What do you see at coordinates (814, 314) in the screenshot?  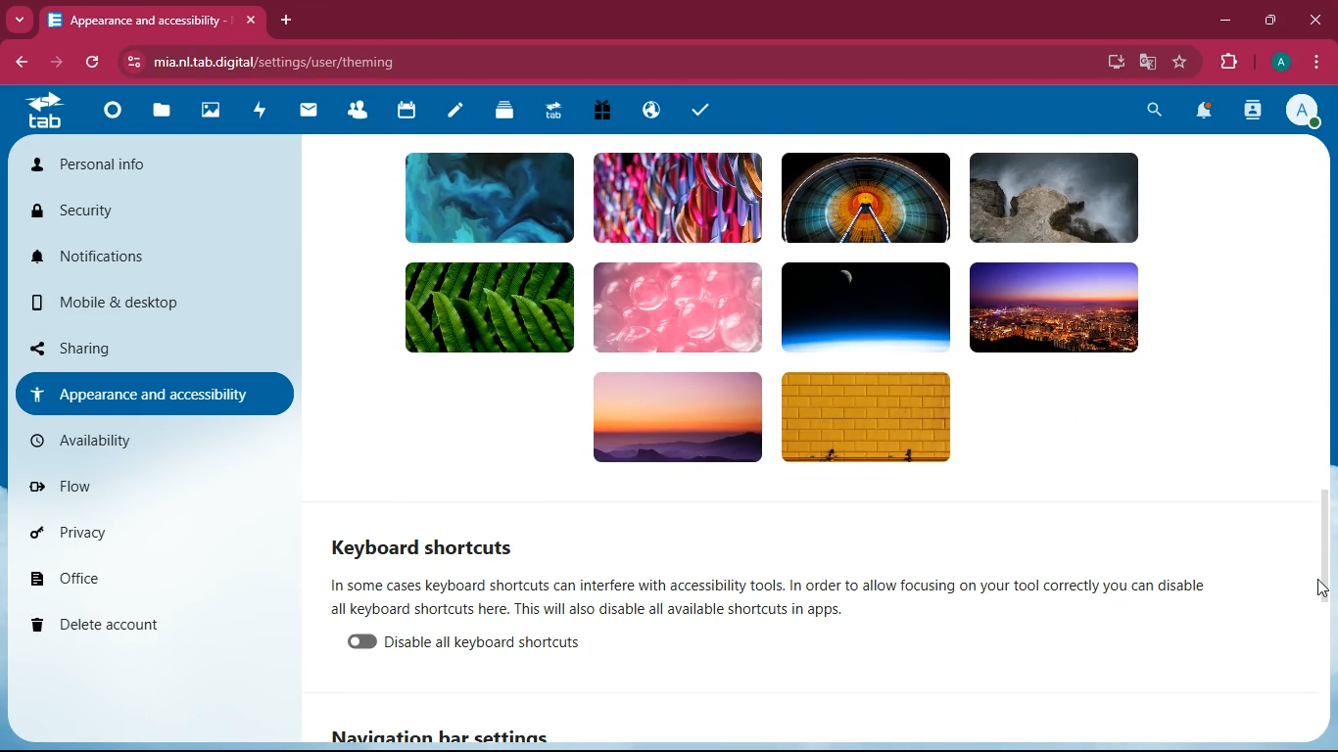 I see `background` at bounding box center [814, 314].